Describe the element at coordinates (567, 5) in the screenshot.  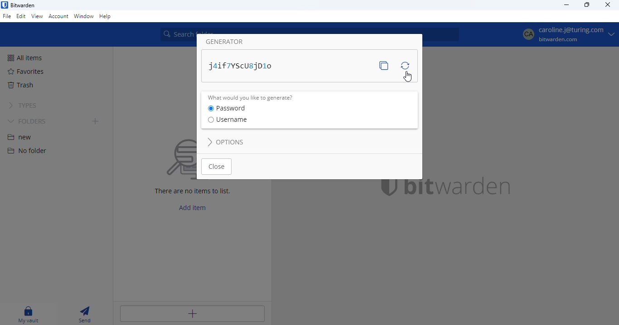
I see `minimize` at that location.